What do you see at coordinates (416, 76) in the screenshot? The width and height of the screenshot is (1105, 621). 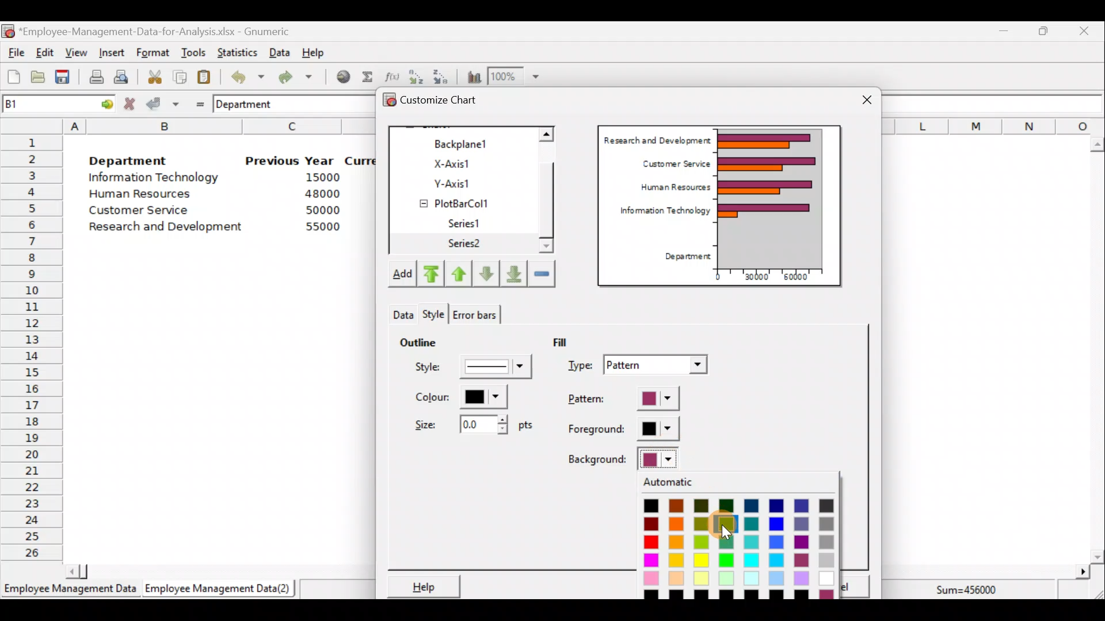 I see `Sort in Ascending order` at bounding box center [416, 76].